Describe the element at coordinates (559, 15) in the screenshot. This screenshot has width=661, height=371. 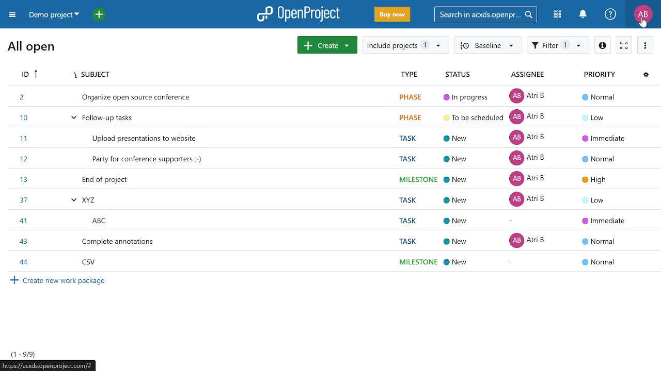
I see `Modules` at that location.